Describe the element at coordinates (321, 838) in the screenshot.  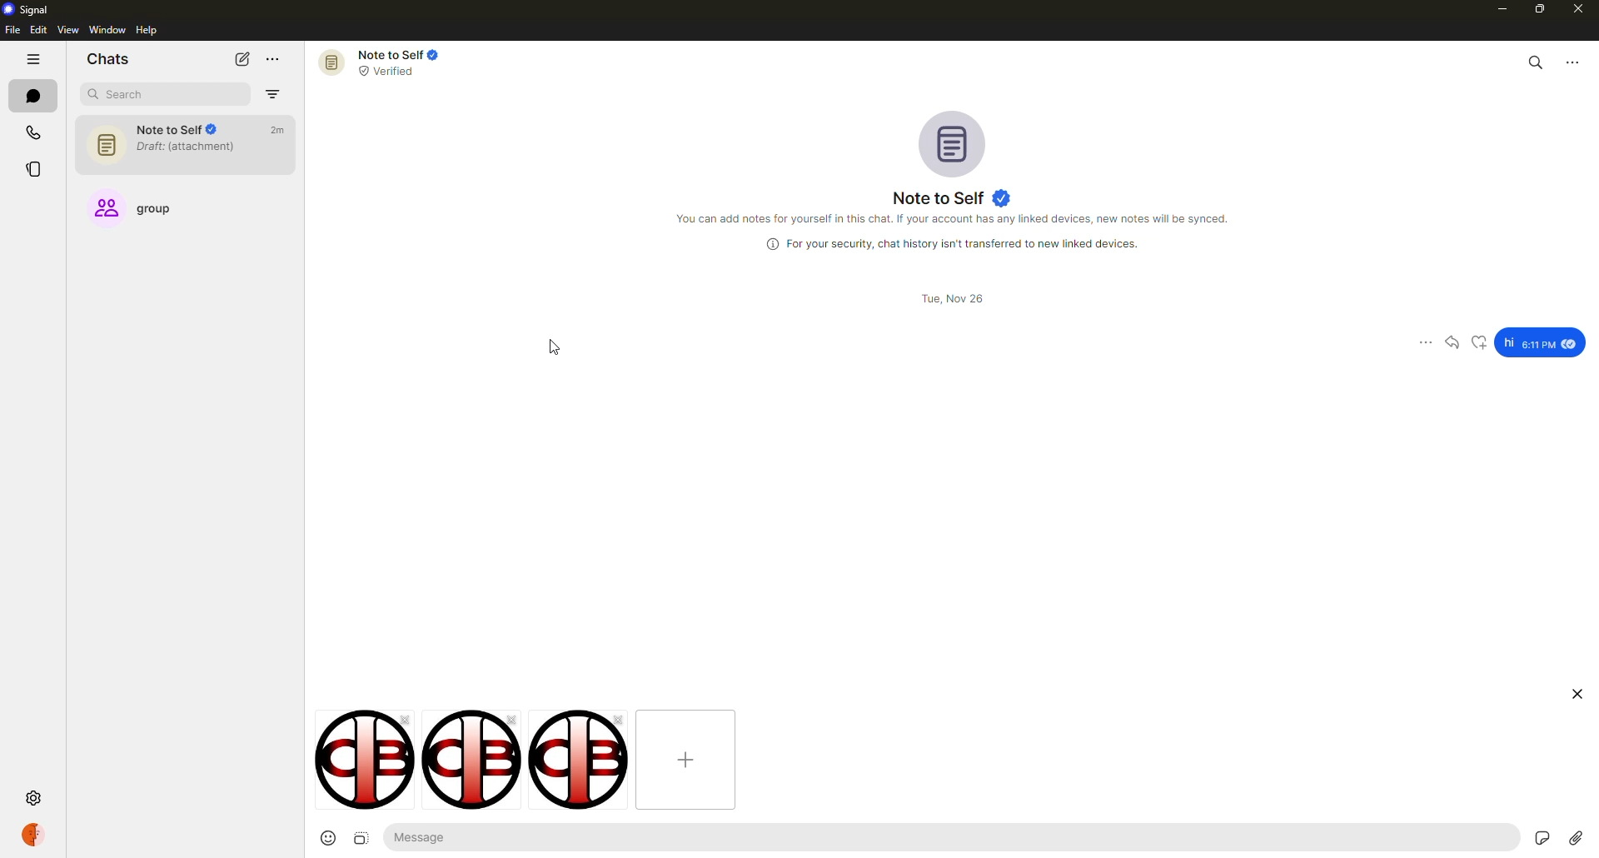
I see `emoji` at that location.